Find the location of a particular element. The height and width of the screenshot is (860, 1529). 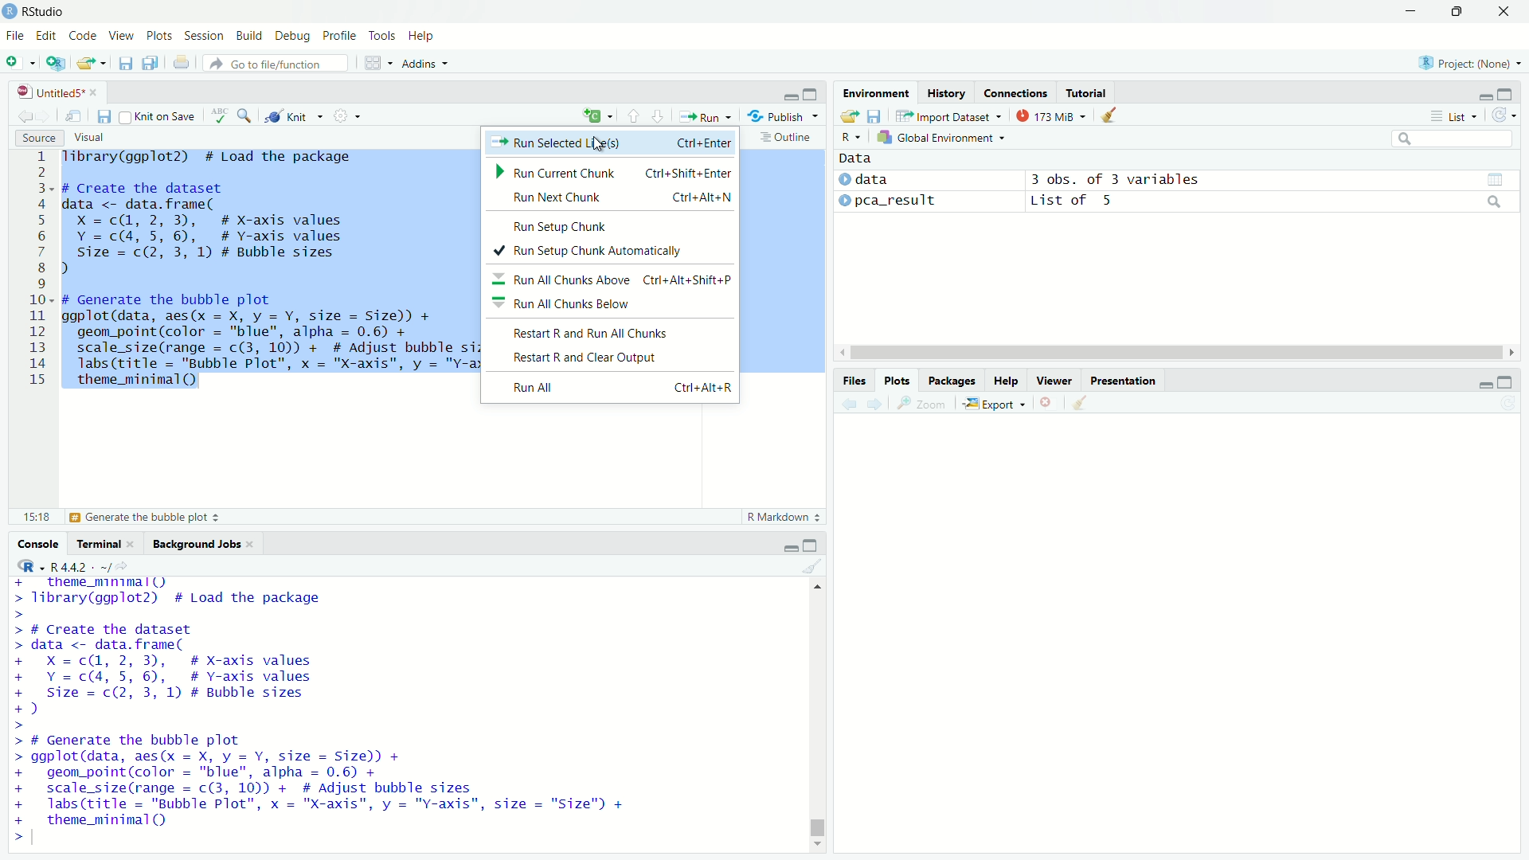

View is located at coordinates (124, 37).